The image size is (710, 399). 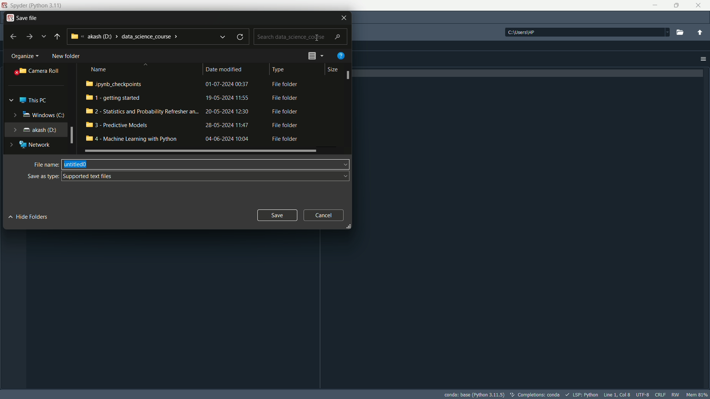 What do you see at coordinates (678, 32) in the screenshot?
I see `browse working directory` at bounding box center [678, 32].